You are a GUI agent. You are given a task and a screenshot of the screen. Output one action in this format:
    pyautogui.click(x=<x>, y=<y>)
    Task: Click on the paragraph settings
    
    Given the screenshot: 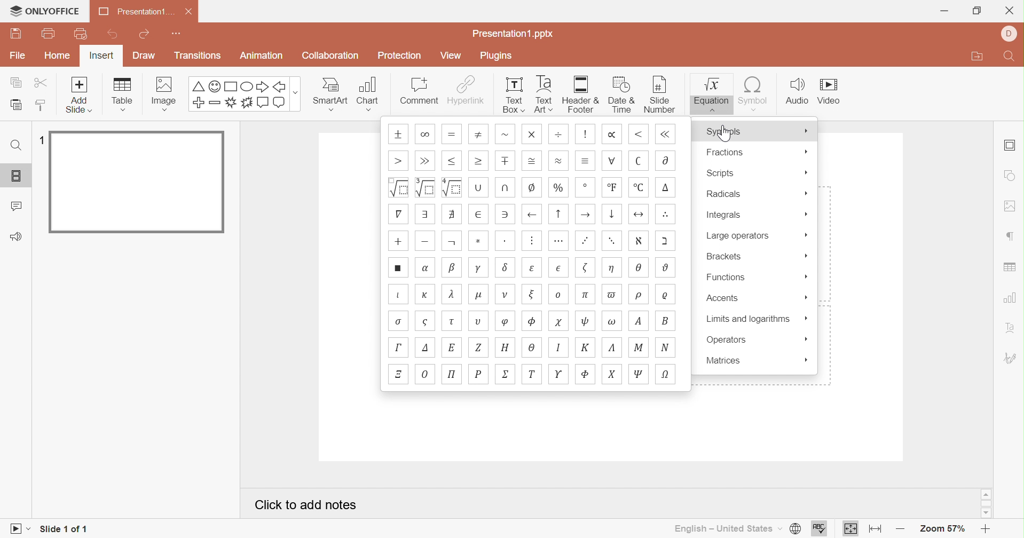 What is the action you would take?
    pyautogui.click(x=1009, y=235)
    